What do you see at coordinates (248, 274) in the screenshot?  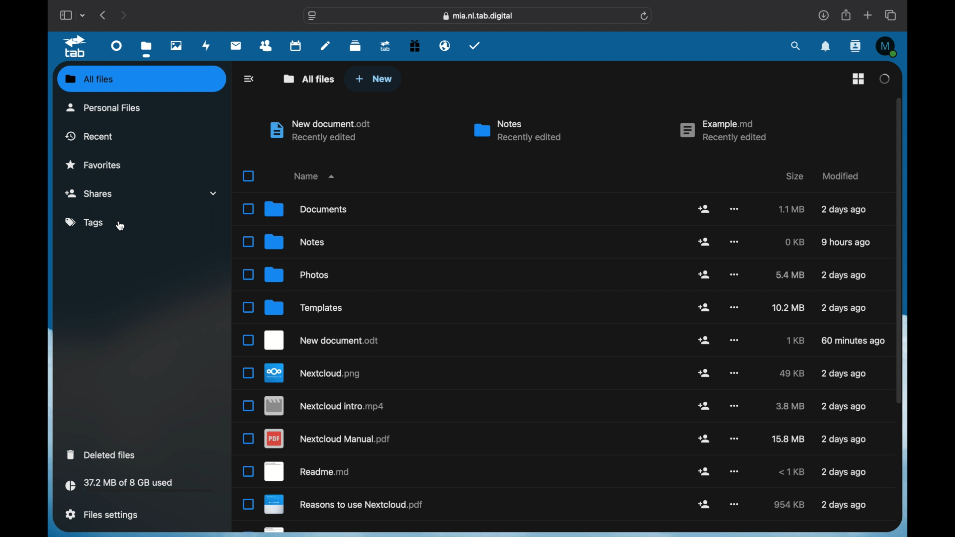 I see `Unselected checkbox` at bounding box center [248, 274].